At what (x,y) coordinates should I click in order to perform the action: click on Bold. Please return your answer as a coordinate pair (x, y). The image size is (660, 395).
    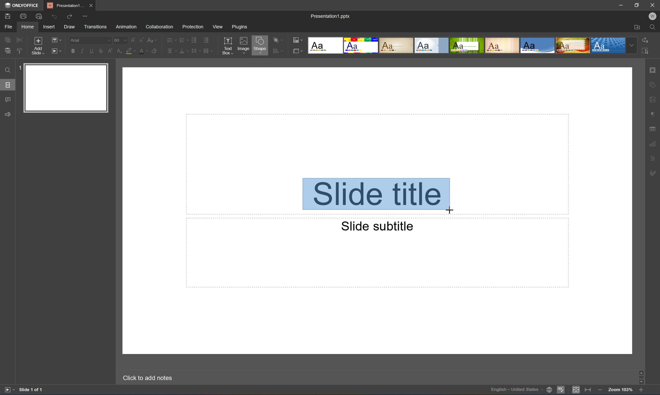
    Looking at the image, I should click on (72, 51).